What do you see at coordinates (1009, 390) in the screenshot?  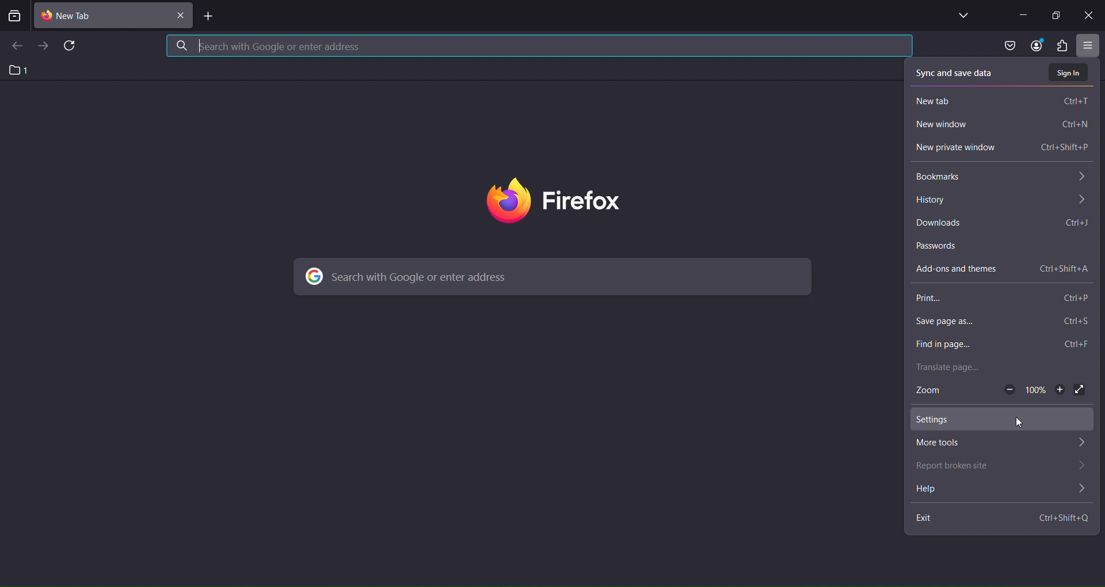 I see `zoom out` at bounding box center [1009, 390].